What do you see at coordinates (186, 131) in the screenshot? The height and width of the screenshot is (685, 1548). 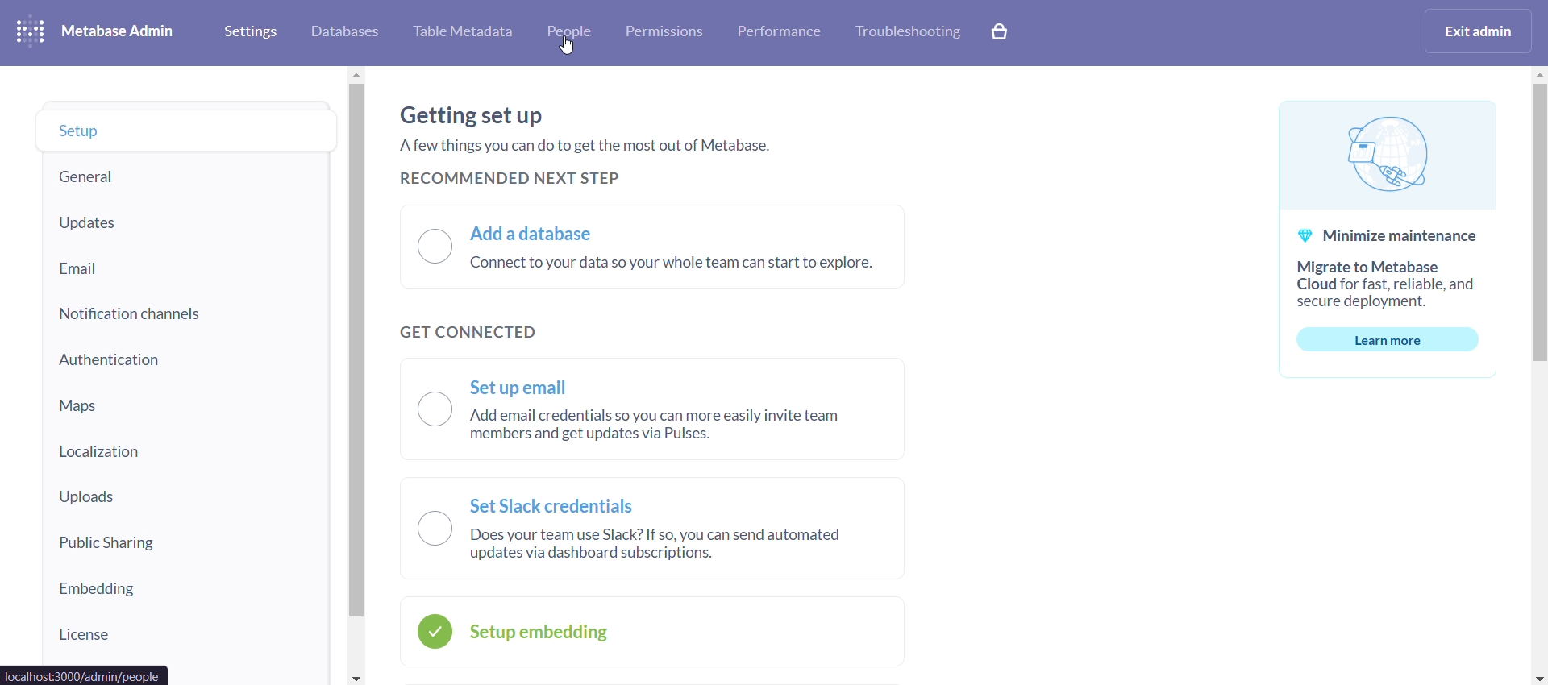 I see `setup` at bounding box center [186, 131].